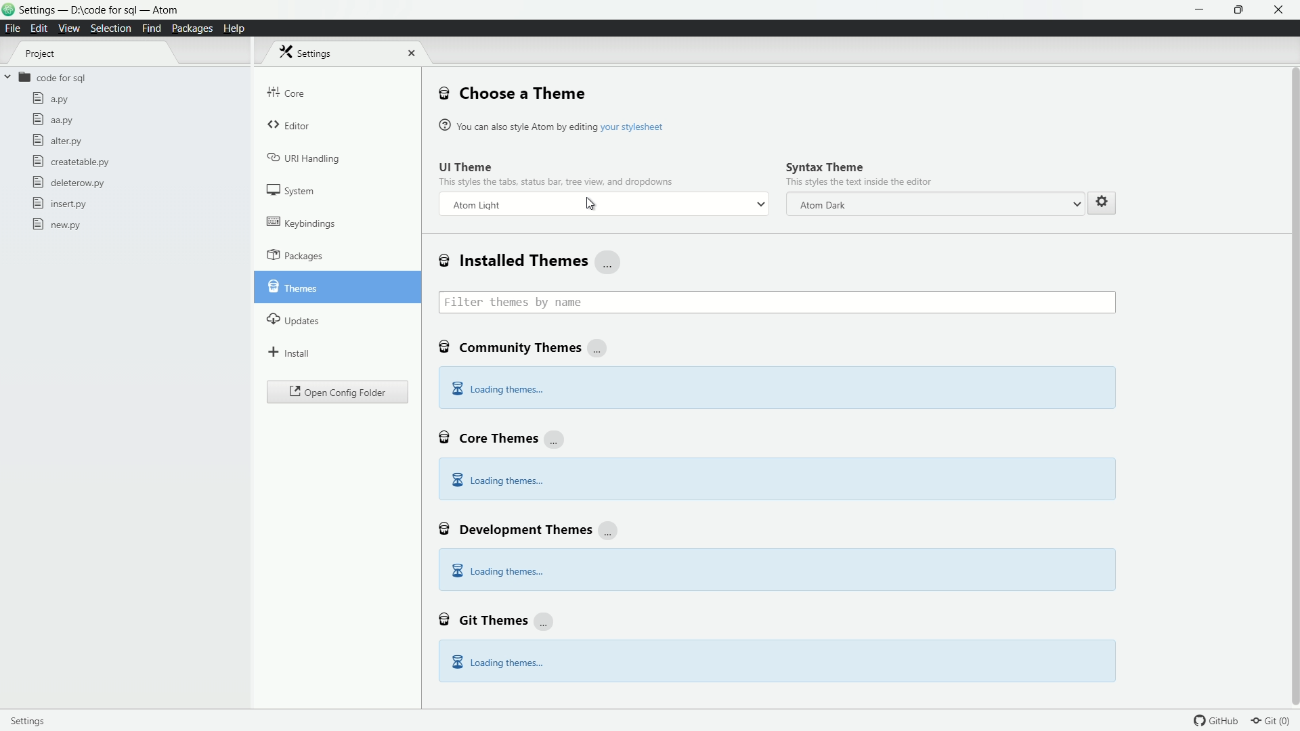  I want to click on filter themes by name, so click(777, 303).